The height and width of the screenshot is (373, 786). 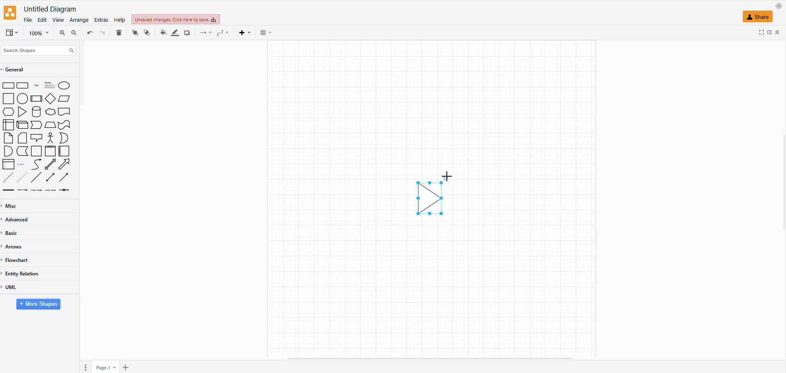 I want to click on Rectangle, so click(x=9, y=86).